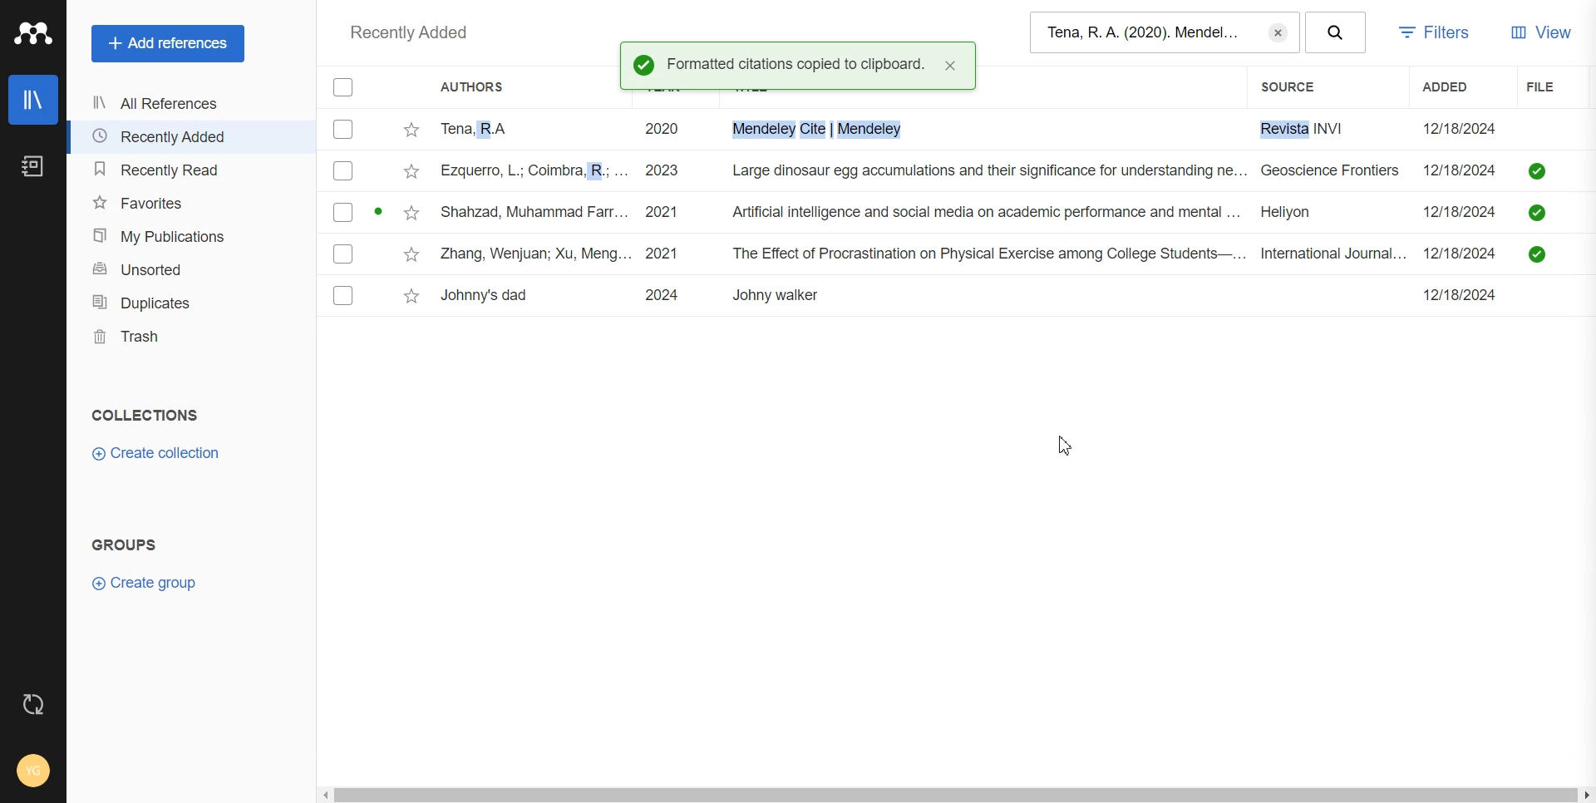  Describe the element at coordinates (1298, 88) in the screenshot. I see `Source` at that location.